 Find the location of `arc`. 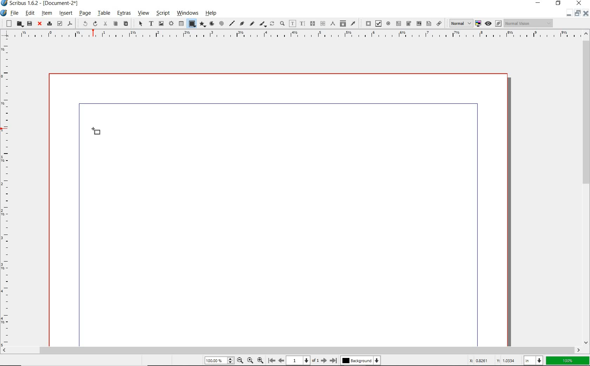

arc is located at coordinates (211, 23).